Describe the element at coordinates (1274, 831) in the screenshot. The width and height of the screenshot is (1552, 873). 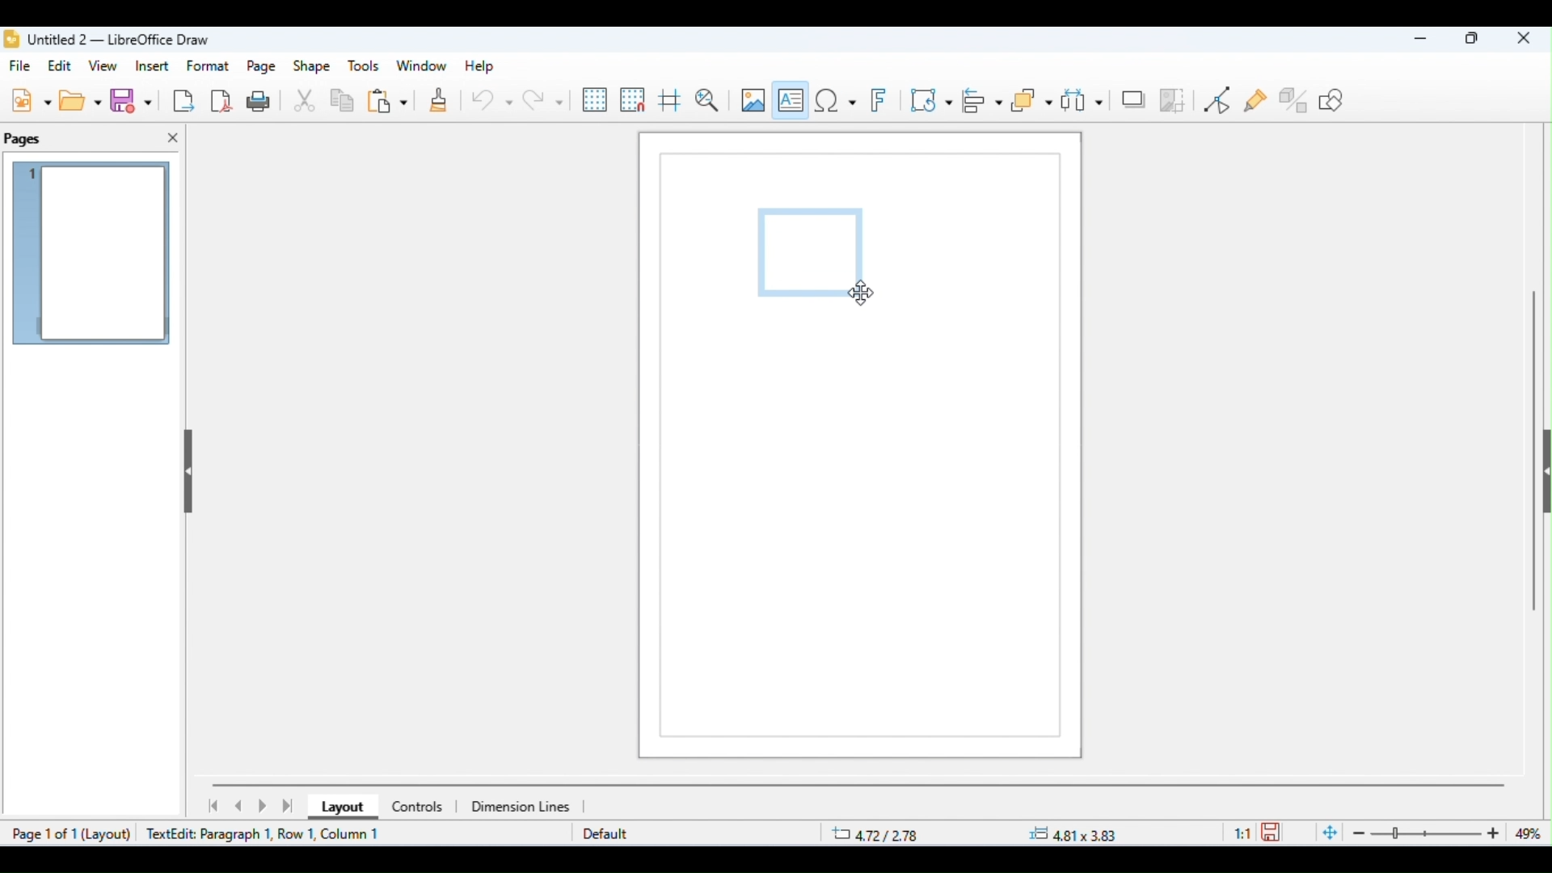
I see `save` at that location.